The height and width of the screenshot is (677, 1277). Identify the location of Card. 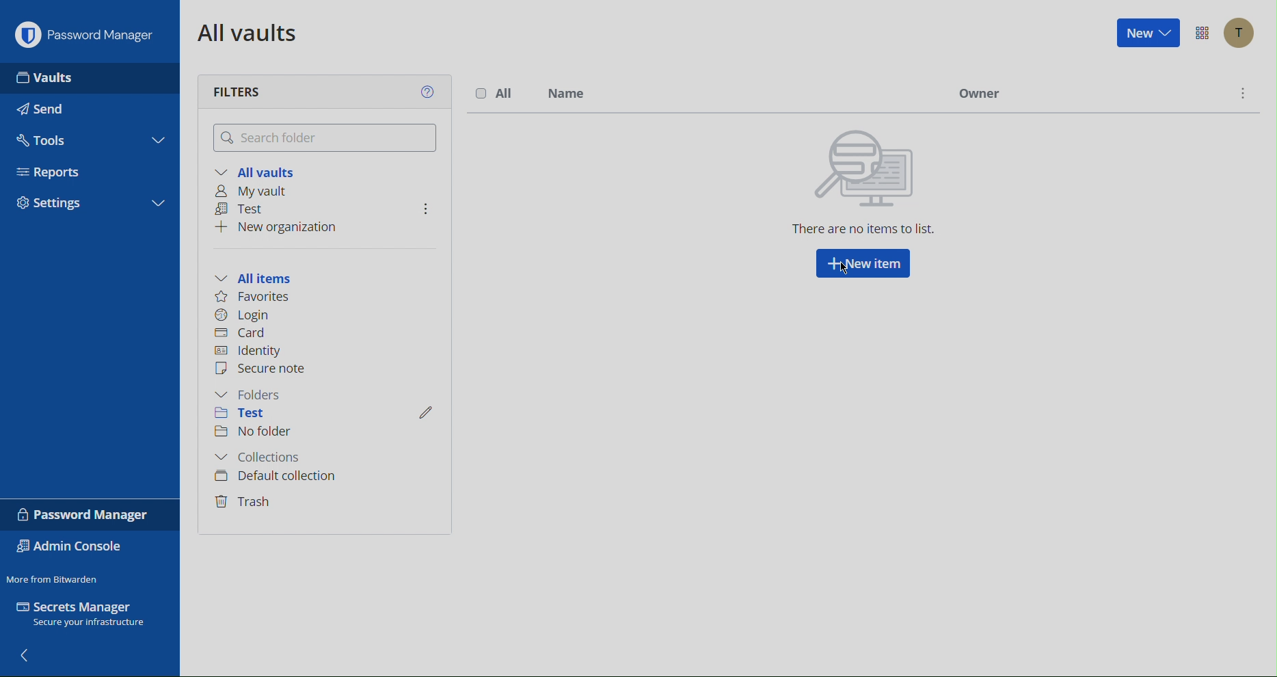
(247, 334).